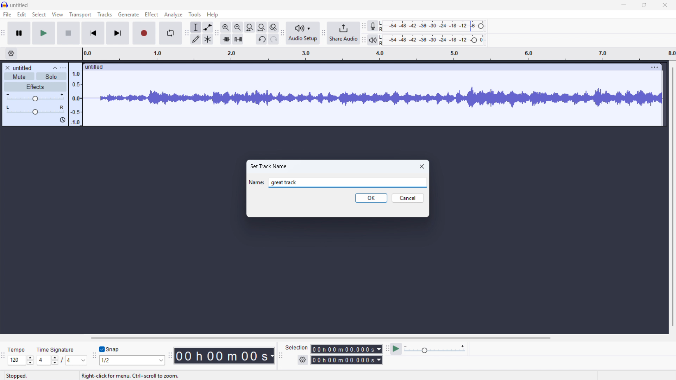 This screenshot has height=380, width=676. I want to click on Time toolbar , so click(170, 356).